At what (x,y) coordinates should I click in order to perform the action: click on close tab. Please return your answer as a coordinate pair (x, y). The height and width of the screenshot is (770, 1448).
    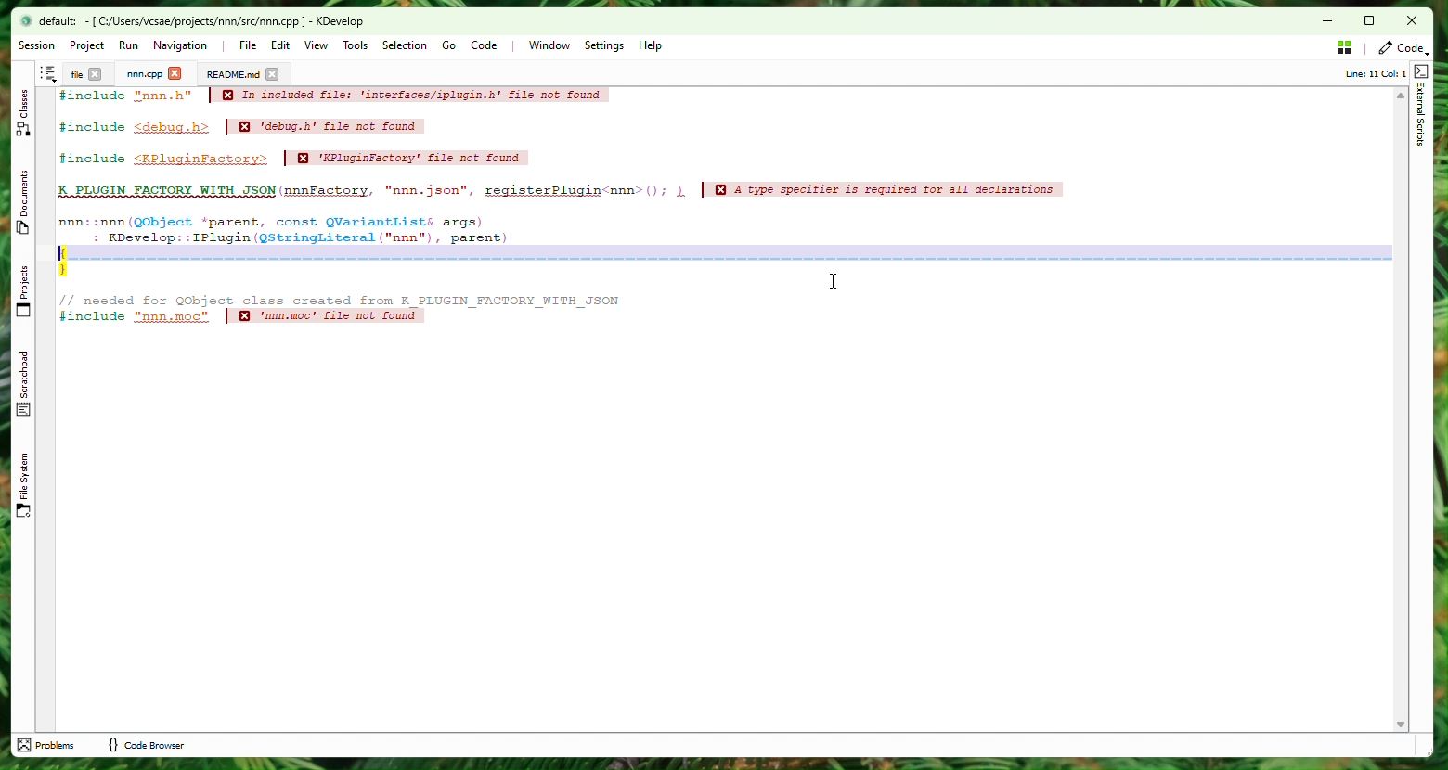
    Looking at the image, I should click on (273, 74).